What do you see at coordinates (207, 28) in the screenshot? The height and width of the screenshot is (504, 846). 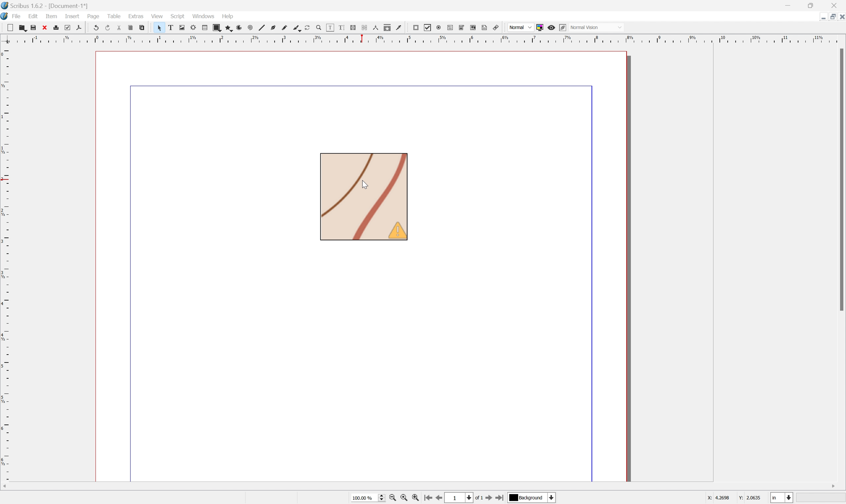 I see `Table` at bounding box center [207, 28].